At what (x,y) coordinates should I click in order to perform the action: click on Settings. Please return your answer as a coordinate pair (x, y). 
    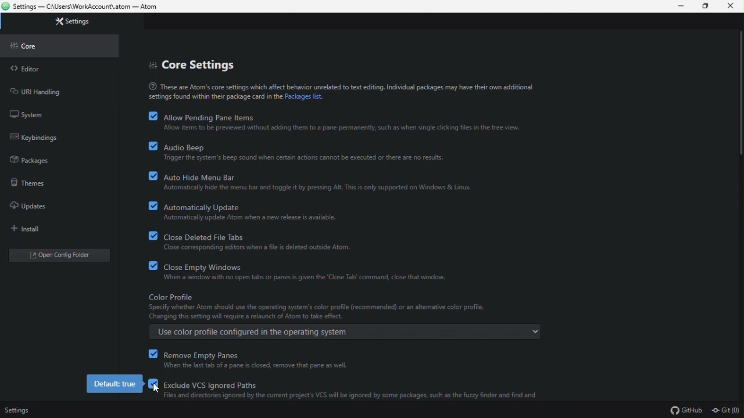
    Looking at the image, I should click on (71, 22).